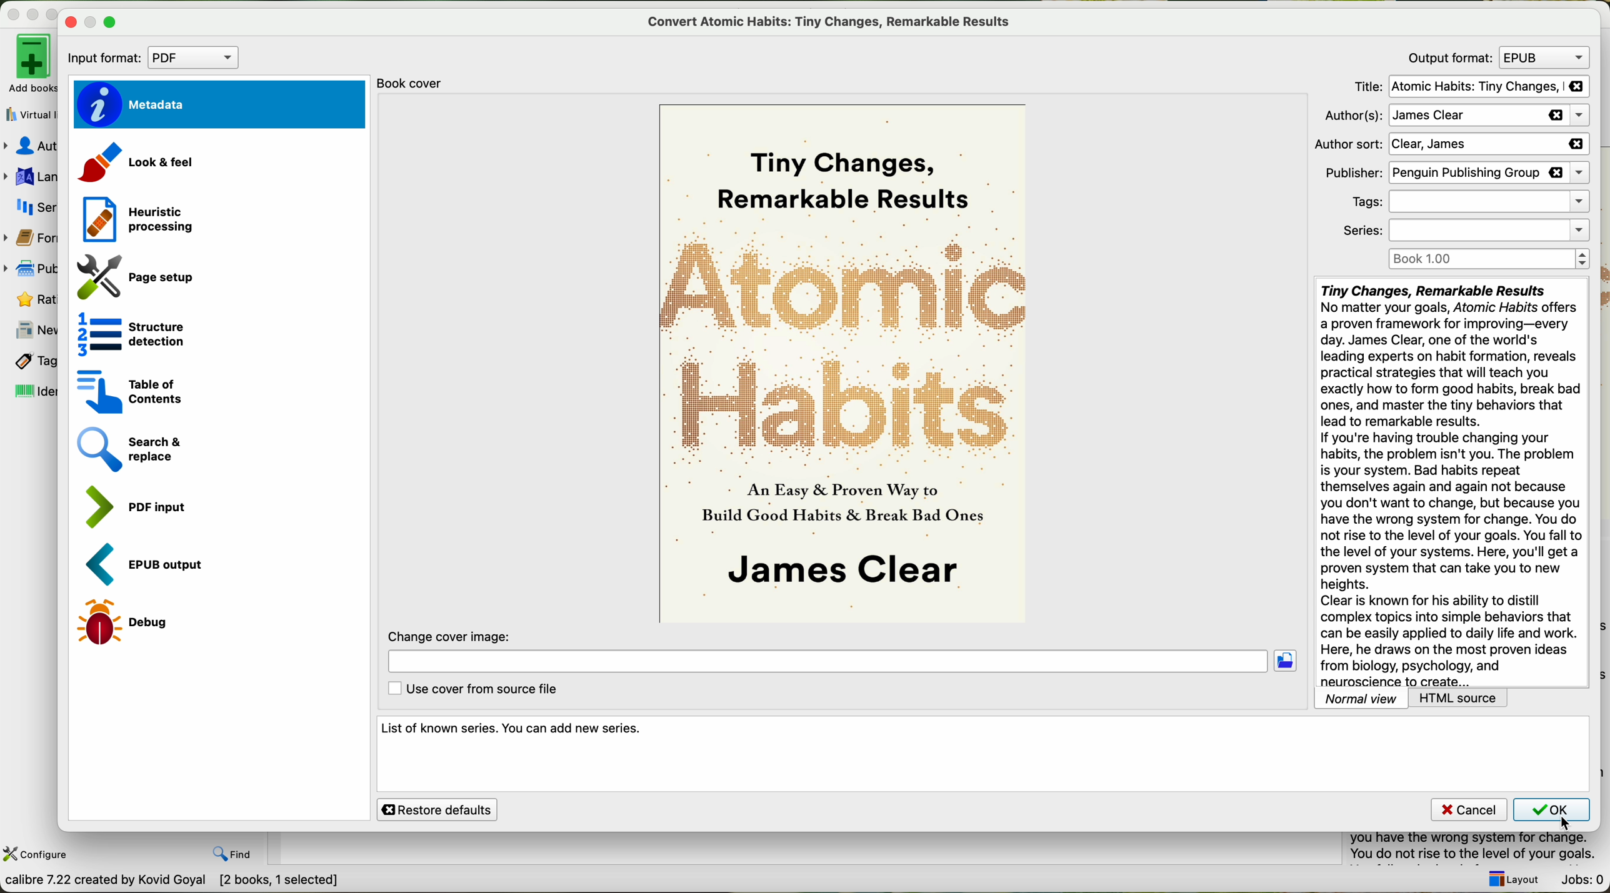 This screenshot has height=893, width=1610. What do you see at coordinates (28, 299) in the screenshot?
I see `rating` at bounding box center [28, 299].